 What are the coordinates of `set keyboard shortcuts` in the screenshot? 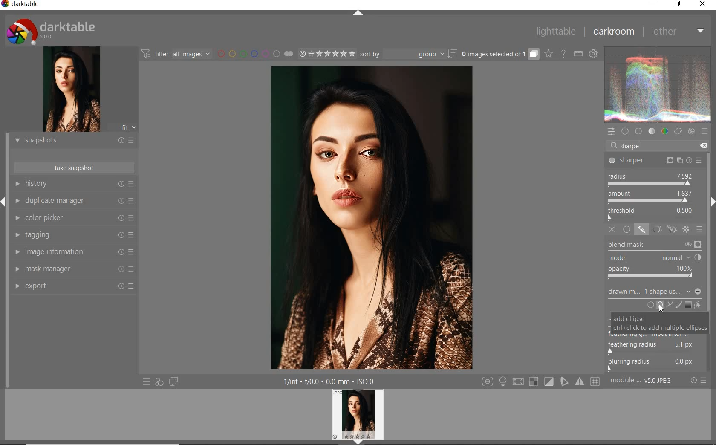 It's located at (577, 54).